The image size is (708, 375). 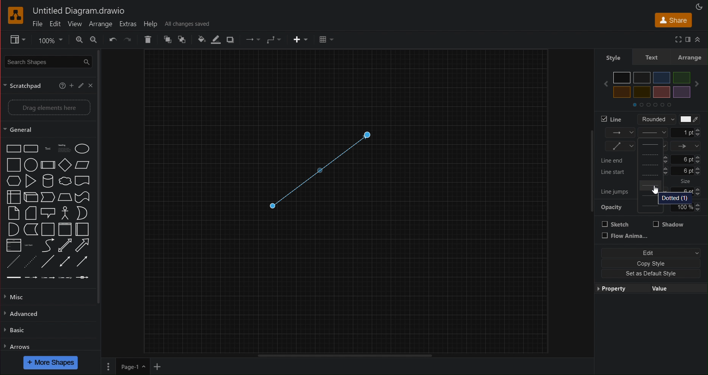 I want to click on options, so click(x=108, y=366).